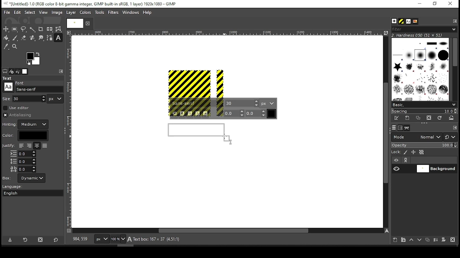 The width and height of the screenshot is (460, 258). What do you see at coordinates (234, 113) in the screenshot?
I see `change baseline of selected text` at bounding box center [234, 113].